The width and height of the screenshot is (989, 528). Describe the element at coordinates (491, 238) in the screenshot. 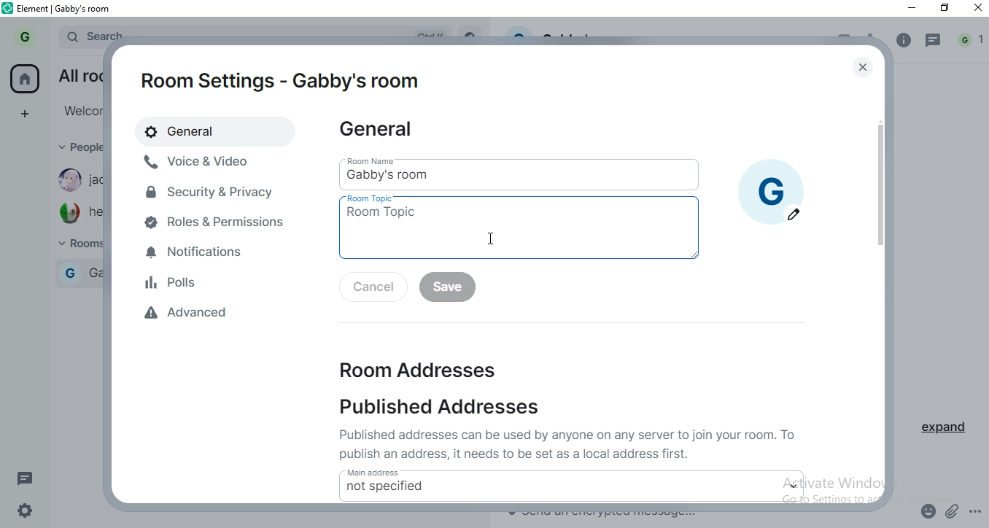

I see `text cursor` at that location.